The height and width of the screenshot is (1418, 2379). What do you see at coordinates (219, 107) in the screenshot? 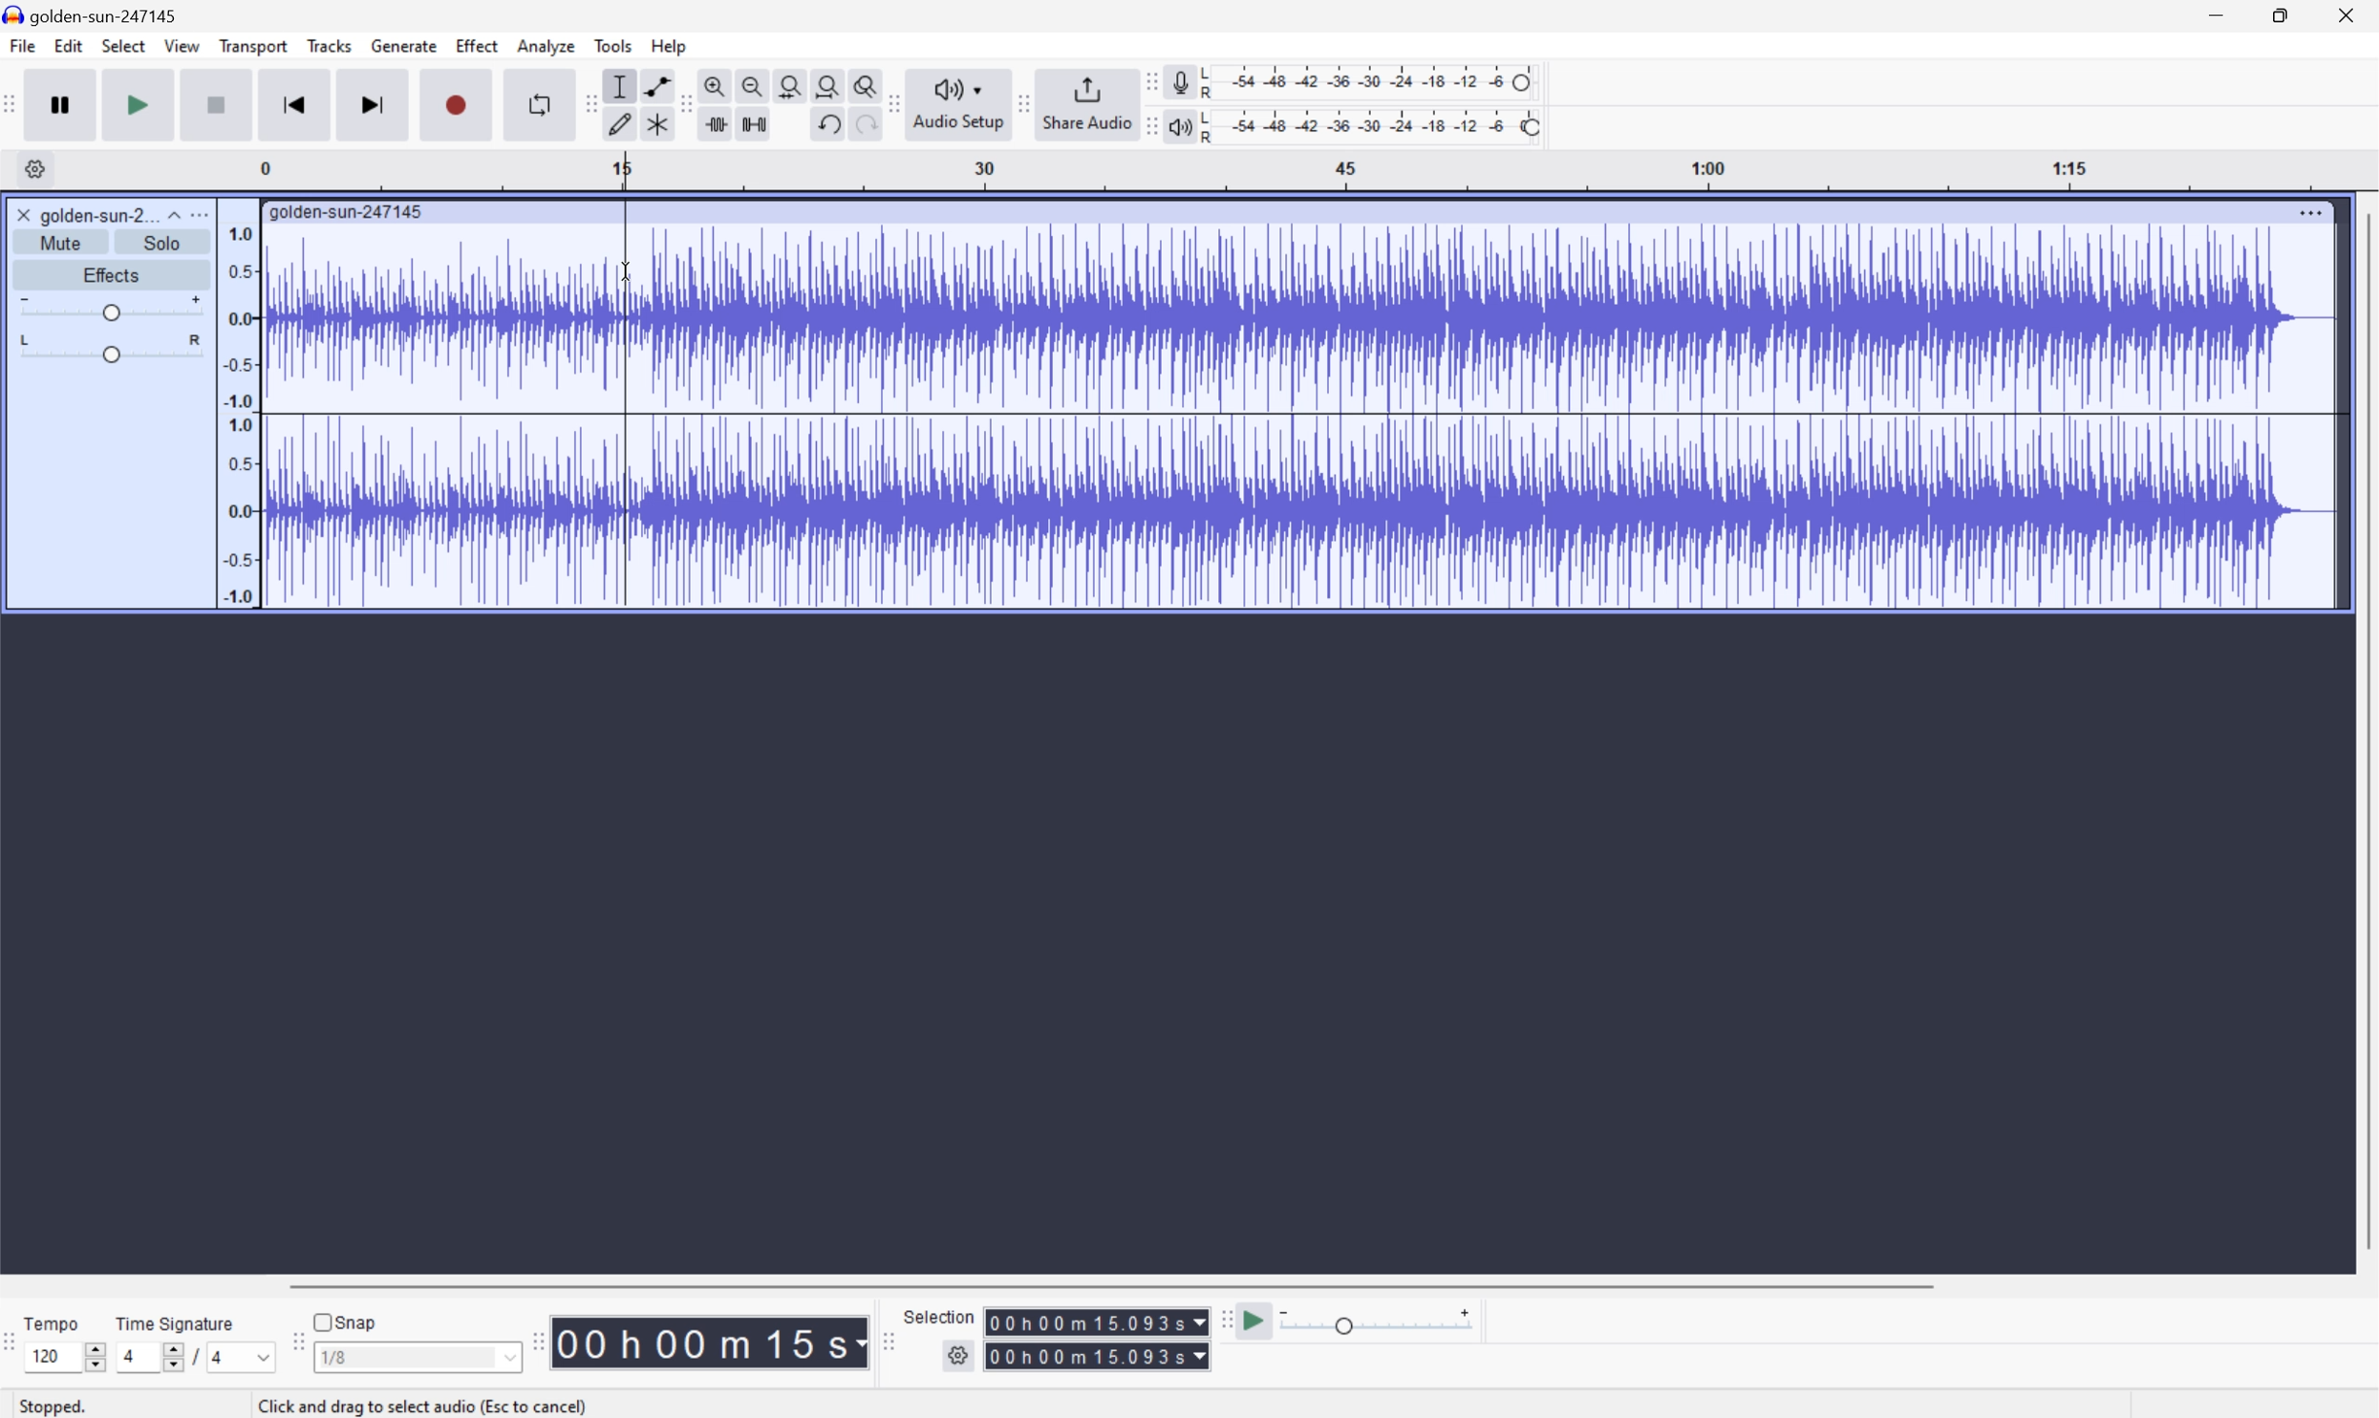
I see `Stop` at bounding box center [219, 107].